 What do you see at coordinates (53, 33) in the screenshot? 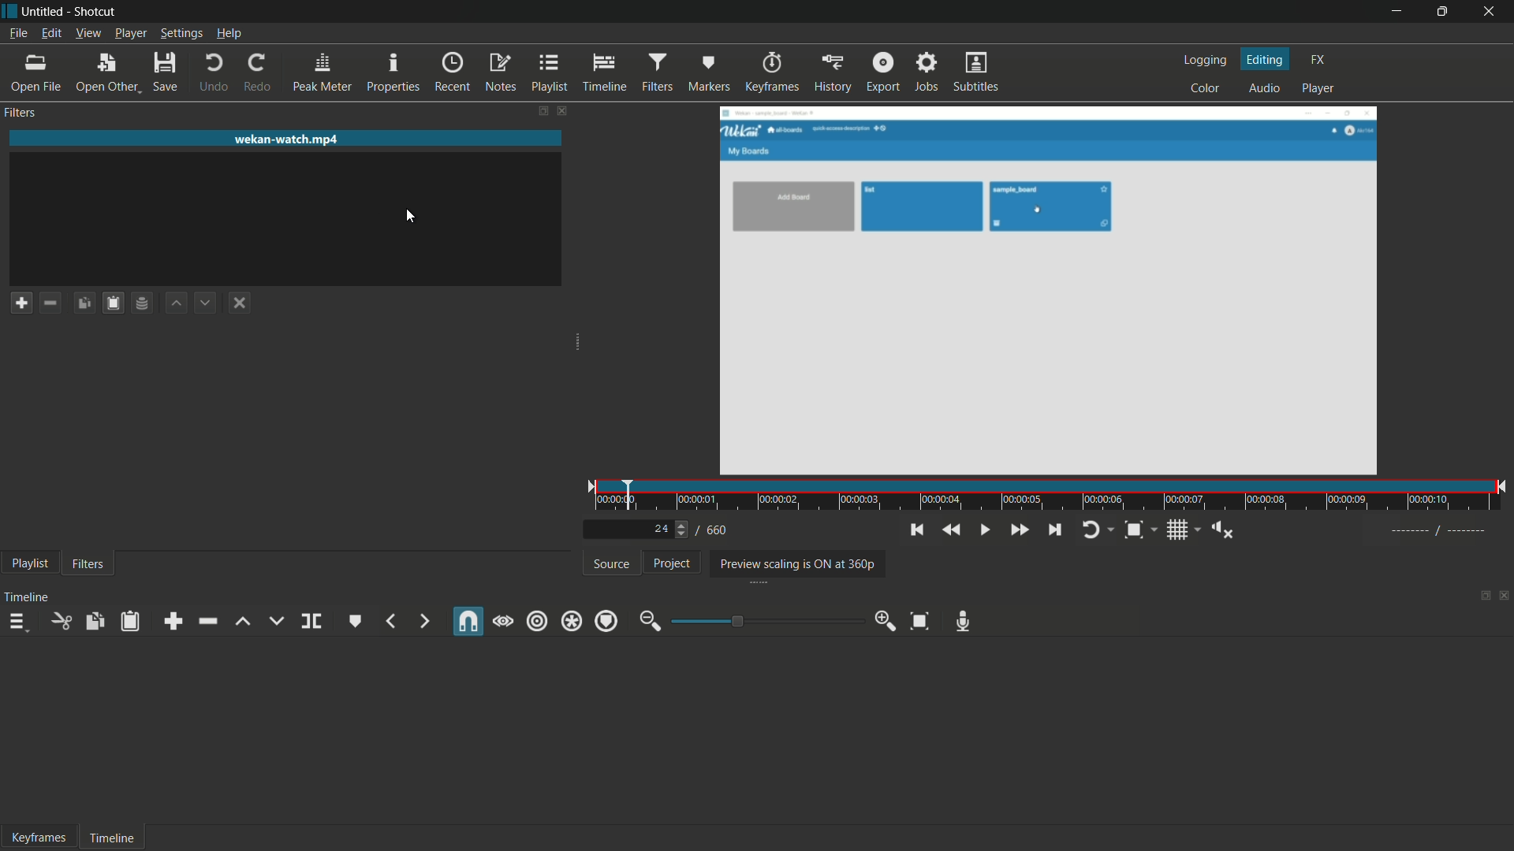
I see `edit menu` at bounding box center [53, 33].